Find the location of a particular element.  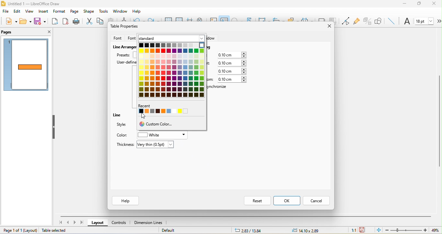

open is located at coordinates (27, 21).